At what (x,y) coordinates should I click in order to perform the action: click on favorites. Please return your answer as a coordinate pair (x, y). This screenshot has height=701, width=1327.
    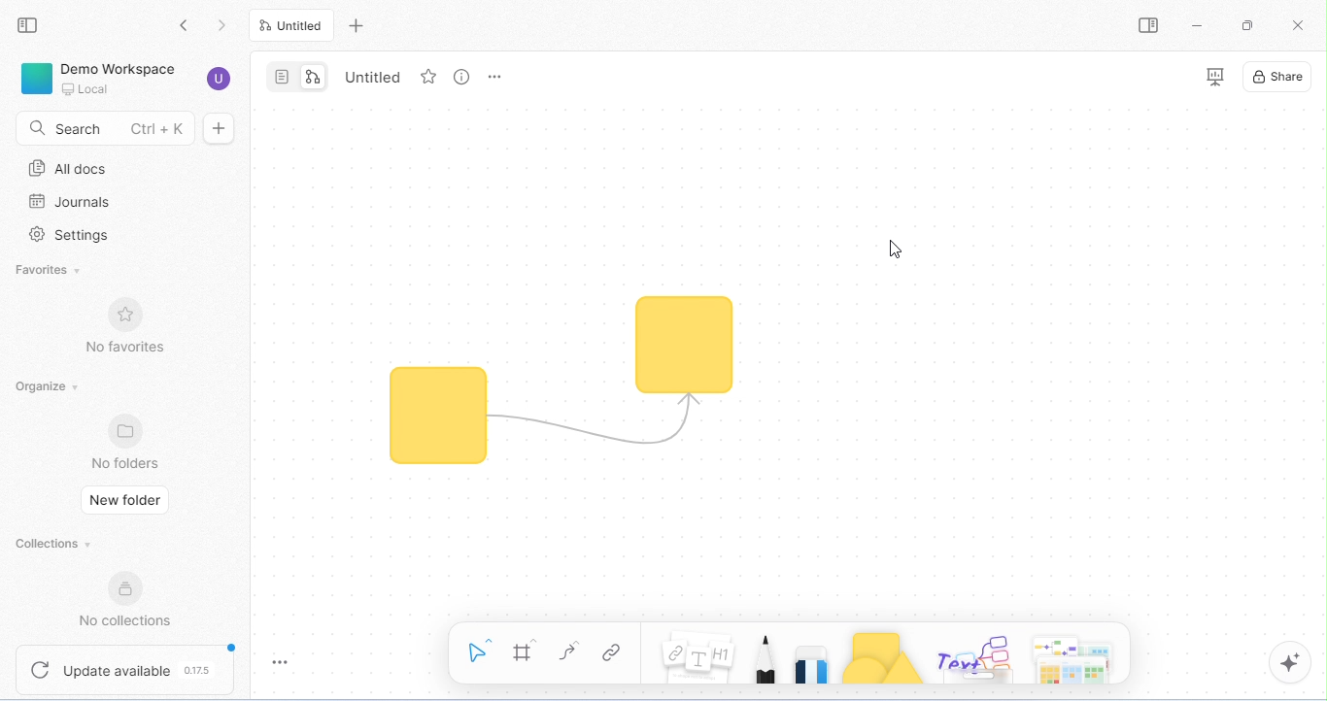
    Looking at the image, I should click on (46, 273).